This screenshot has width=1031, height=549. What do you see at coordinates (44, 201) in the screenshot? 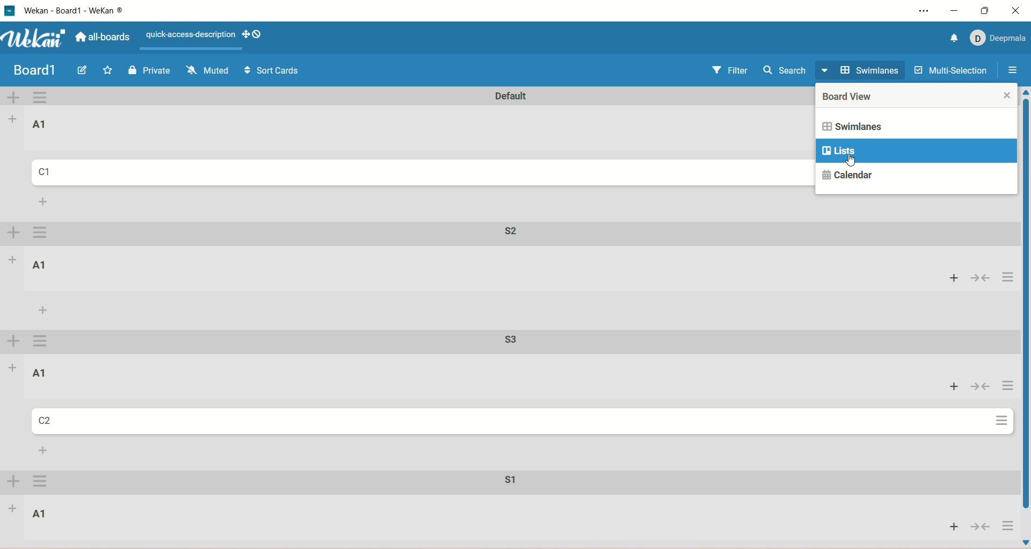
I see `add` at bounding box center [44, 201].